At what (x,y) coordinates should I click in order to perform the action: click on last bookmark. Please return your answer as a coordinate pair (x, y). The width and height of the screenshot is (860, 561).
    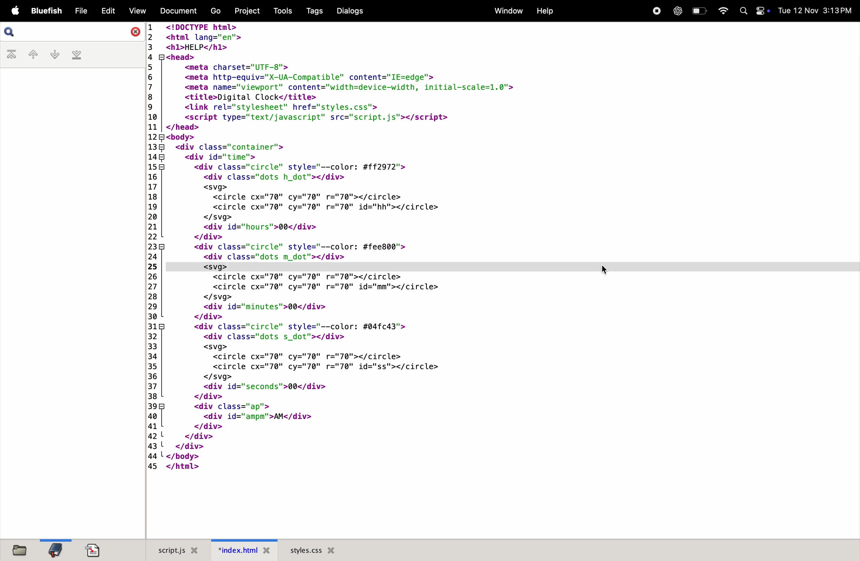
    Looking at the image, I should click on (77, 55).